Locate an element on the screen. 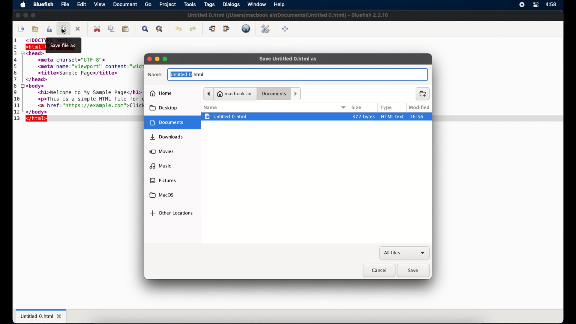 The image size is (576, 324). indent is located at coordinates (226, 29).